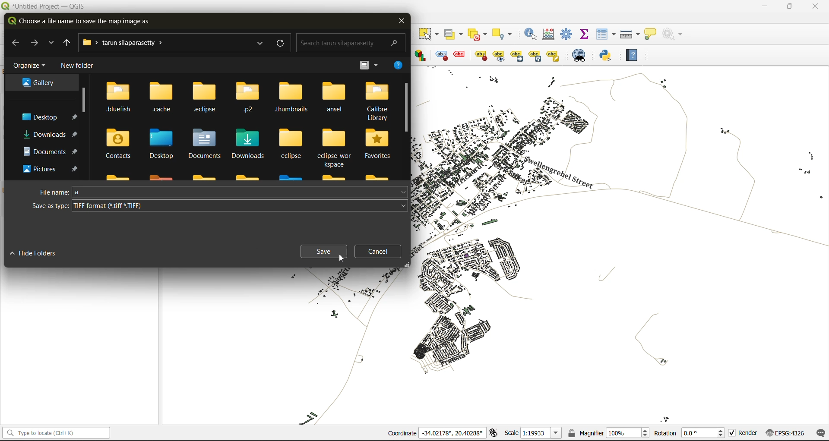  I want to click on hide folders, so click(40, 255).